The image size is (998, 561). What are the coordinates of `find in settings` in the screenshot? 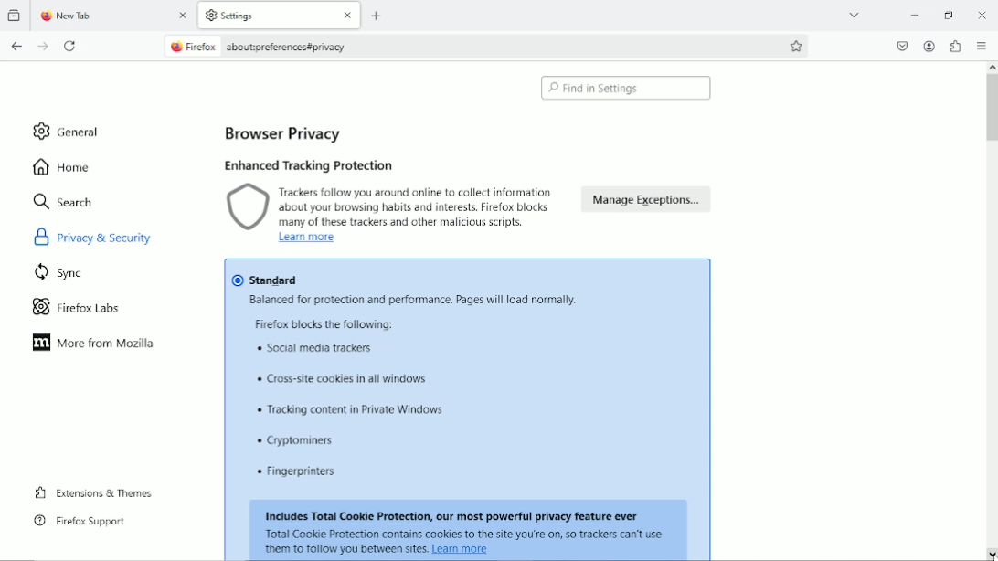 It's located at (628, 88).